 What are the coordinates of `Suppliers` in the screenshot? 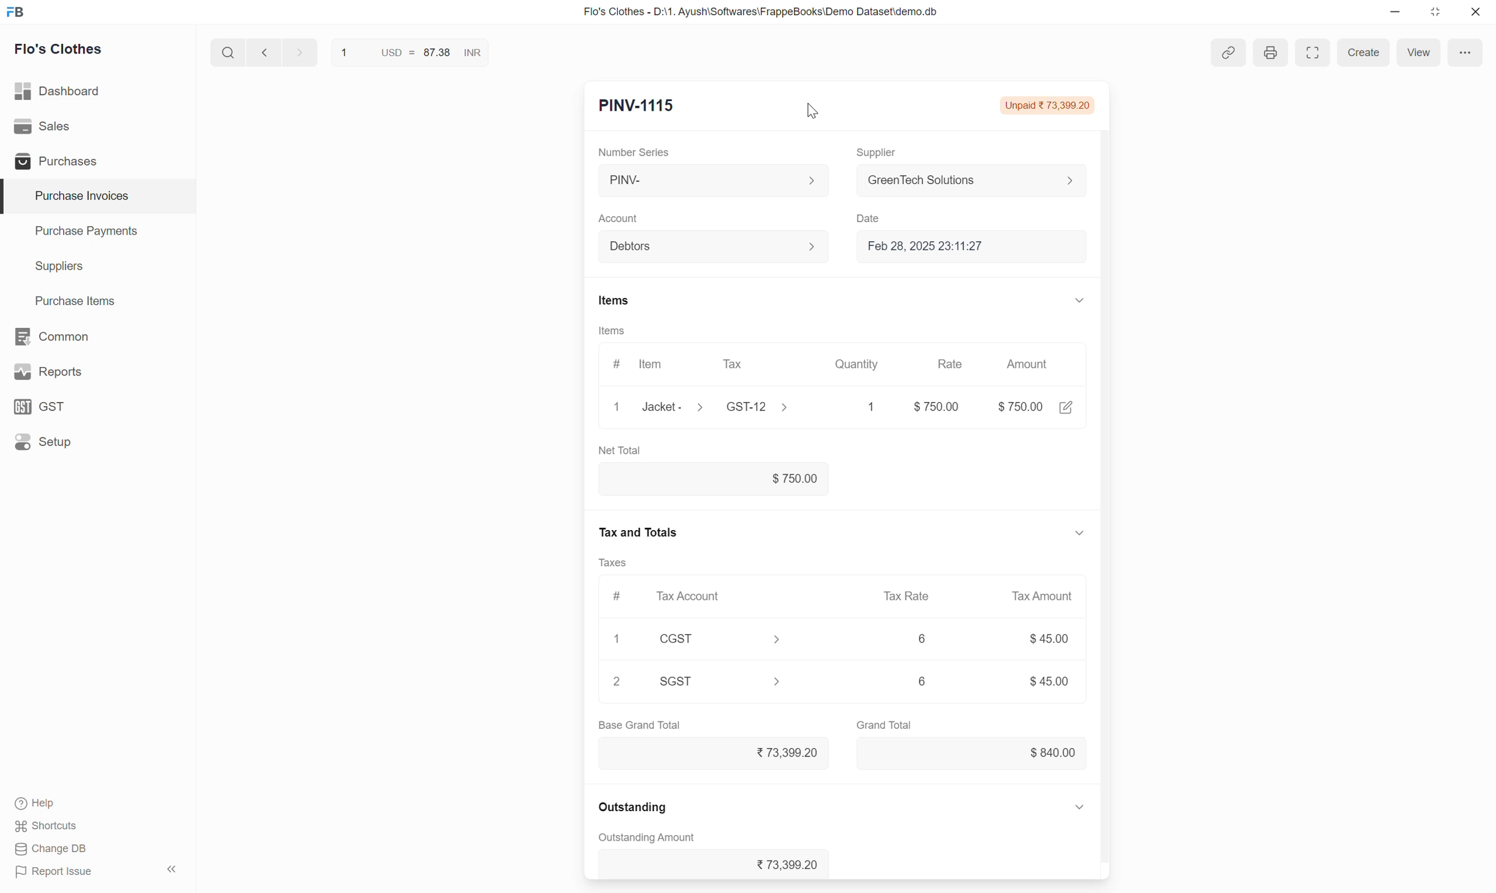 It's located at (98, 267).